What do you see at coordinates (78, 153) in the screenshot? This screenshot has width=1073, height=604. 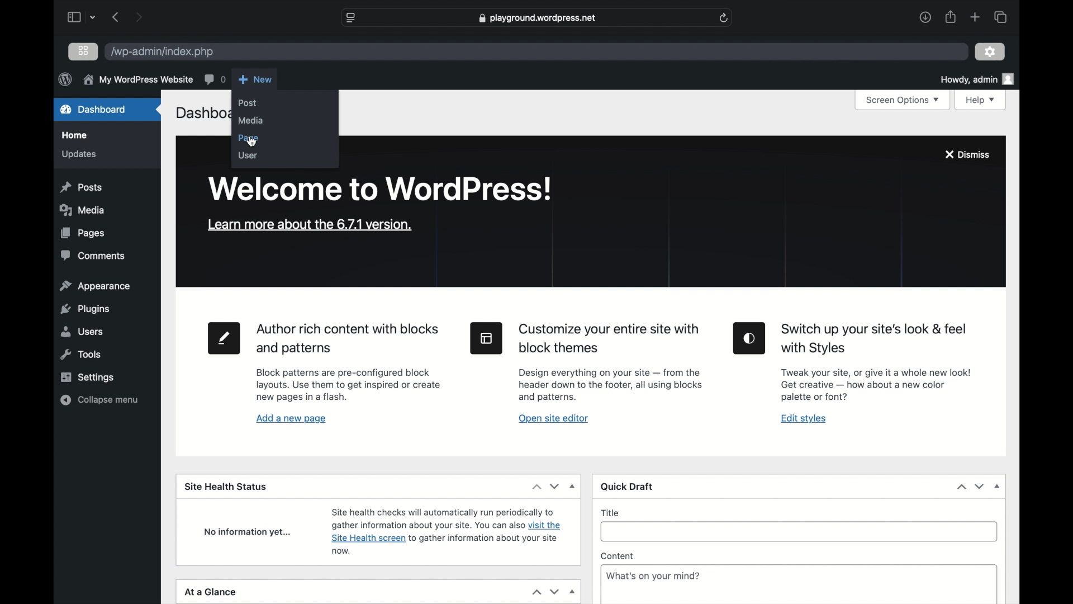 I see `updates` at bounding box center [78, 153].